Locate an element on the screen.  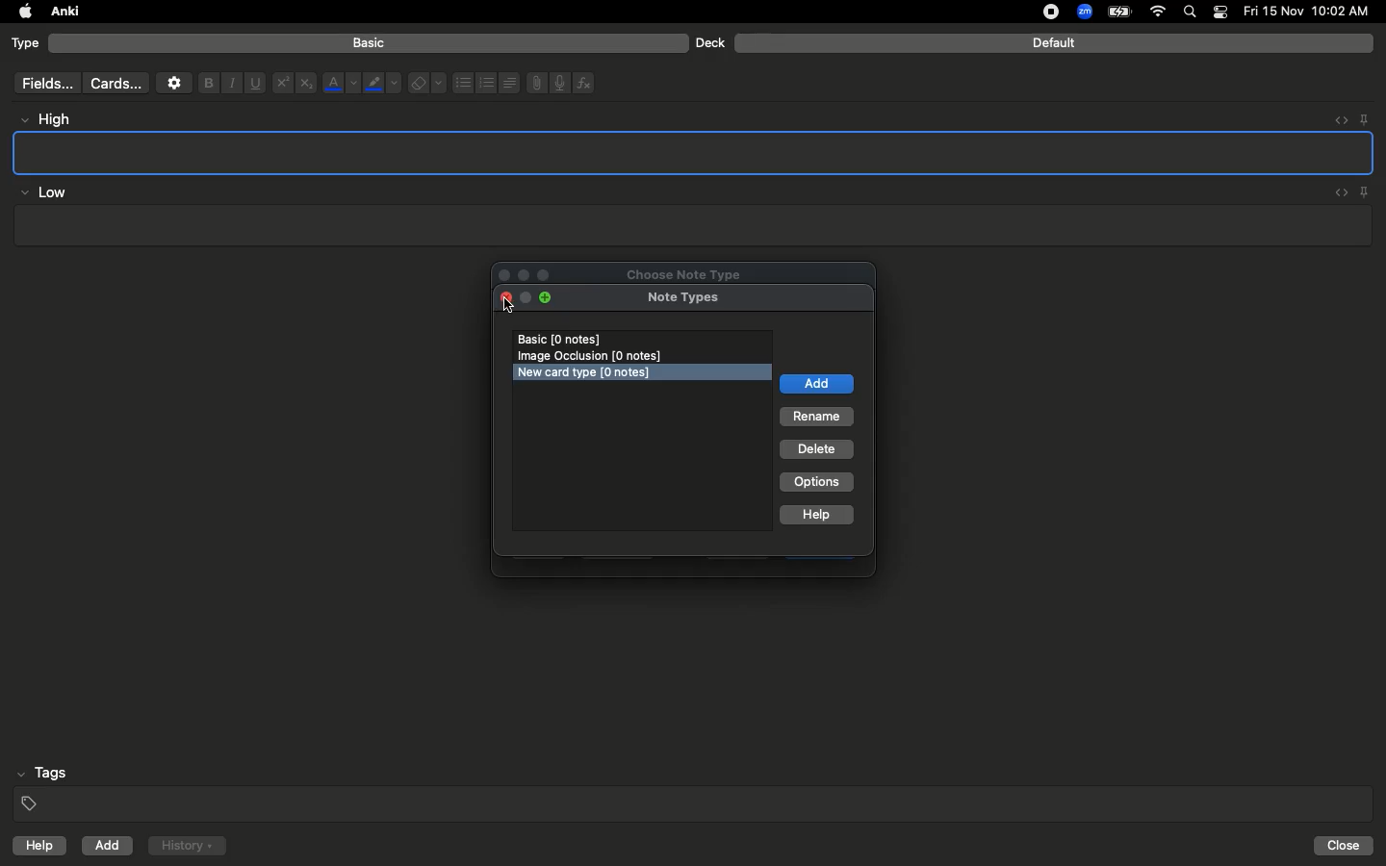
Marker is located at coordinates (382, 85).